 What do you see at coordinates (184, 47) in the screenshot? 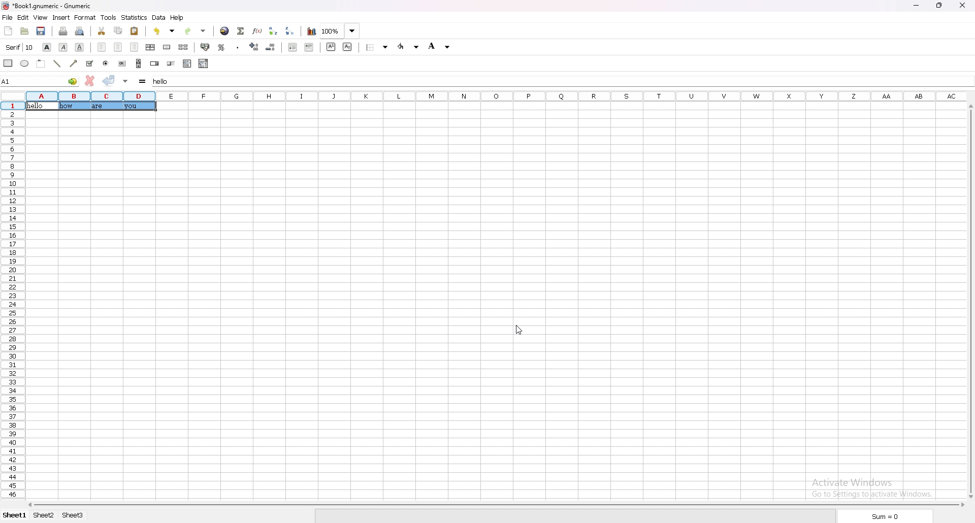
I see `split merged cells` at bounding box center [184, 47].